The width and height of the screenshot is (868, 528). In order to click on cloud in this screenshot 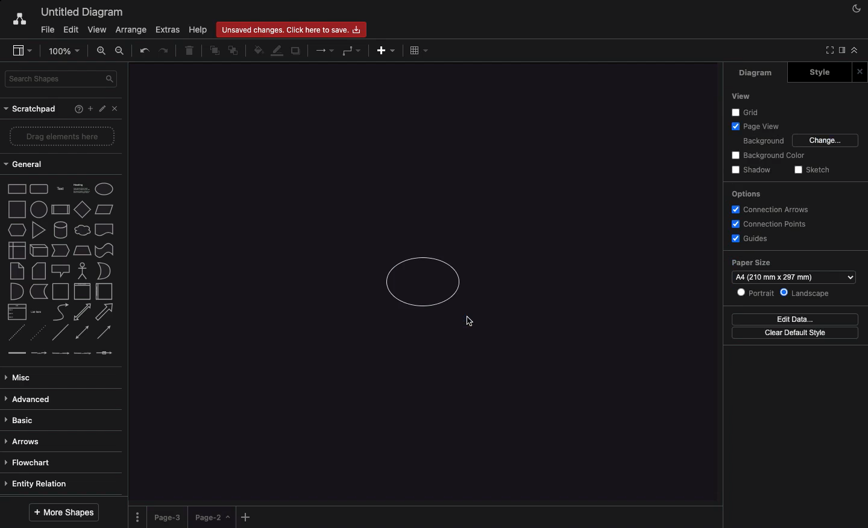, I will do `click(83, 230)`.